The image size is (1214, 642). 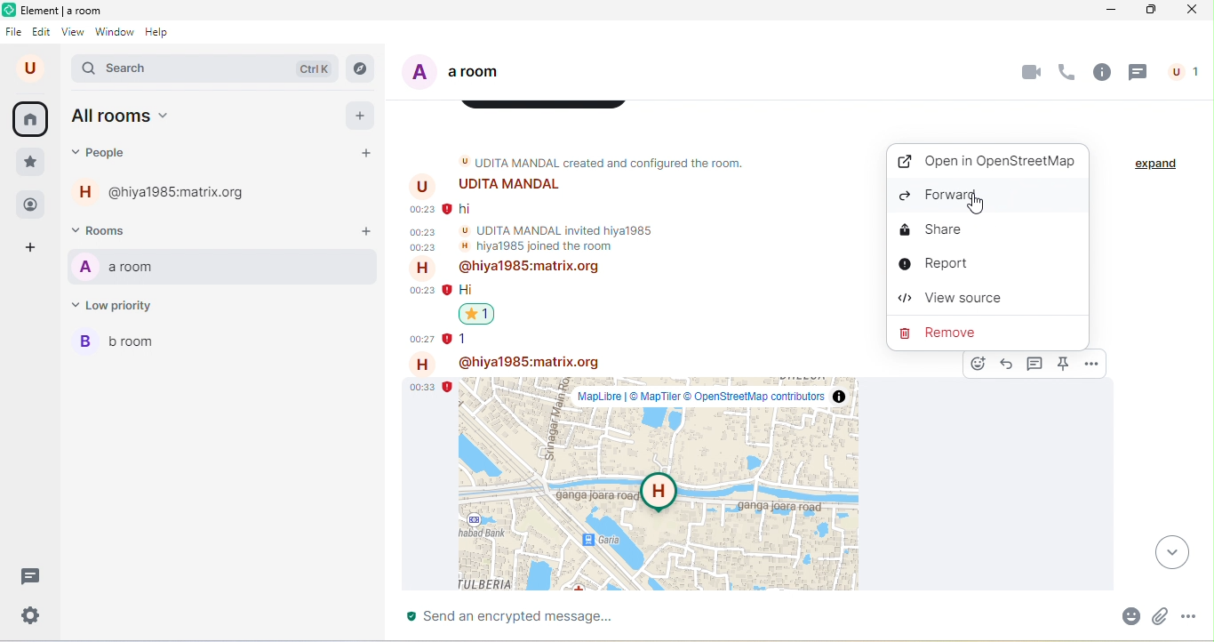 I want to click on edit, so click(x=43, y=32).